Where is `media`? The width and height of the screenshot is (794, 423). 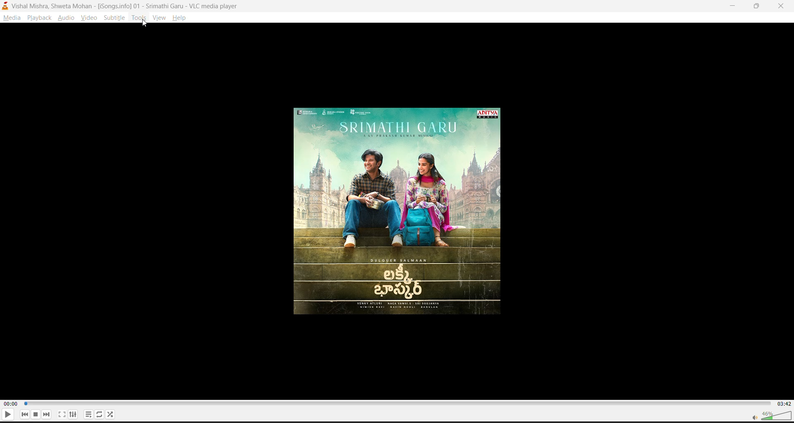
media is located at coordinates (11, 17).